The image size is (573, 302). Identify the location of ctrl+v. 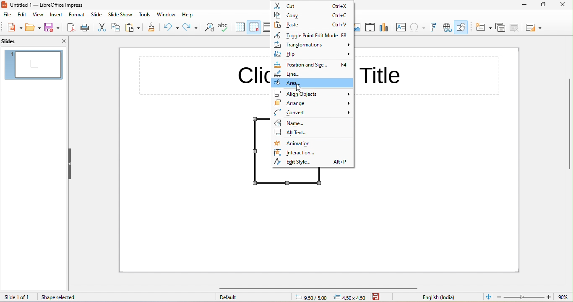
(341, 24).